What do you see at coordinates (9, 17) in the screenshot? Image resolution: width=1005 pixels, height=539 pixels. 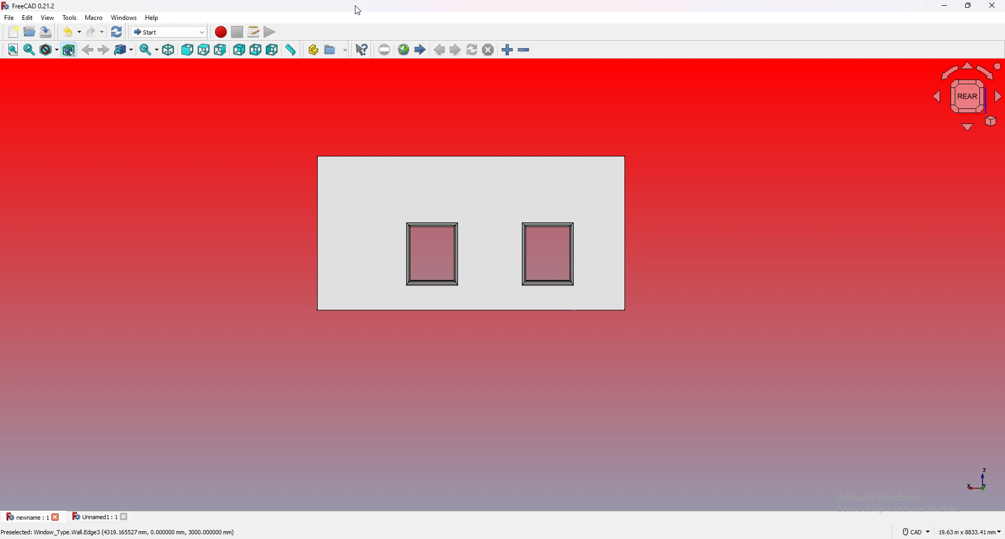 I see `file` at bounding box center [9, 17].